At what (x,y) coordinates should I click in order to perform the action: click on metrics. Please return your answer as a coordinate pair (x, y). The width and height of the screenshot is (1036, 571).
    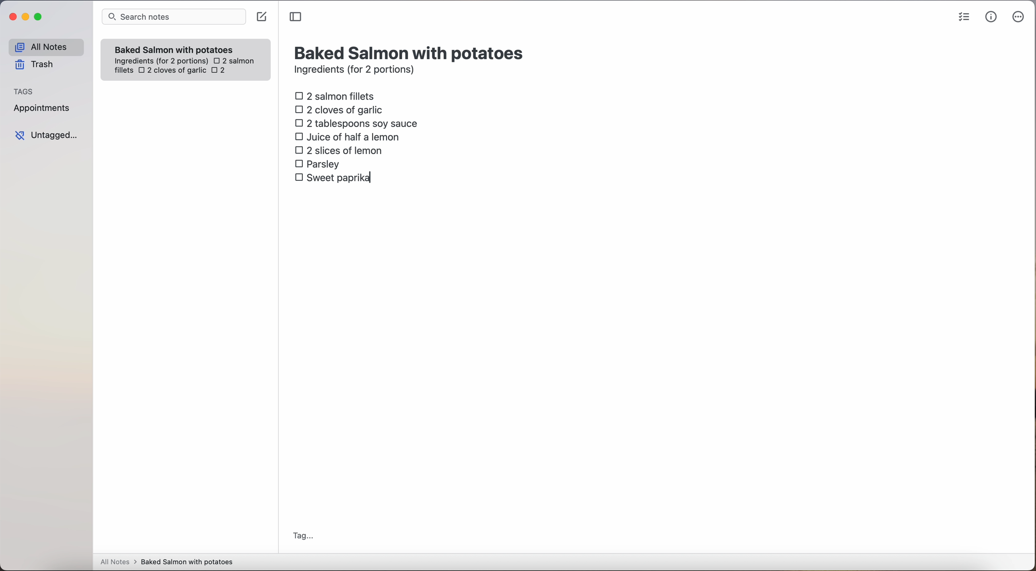
    Looking at the image, I should click on (991, 16).